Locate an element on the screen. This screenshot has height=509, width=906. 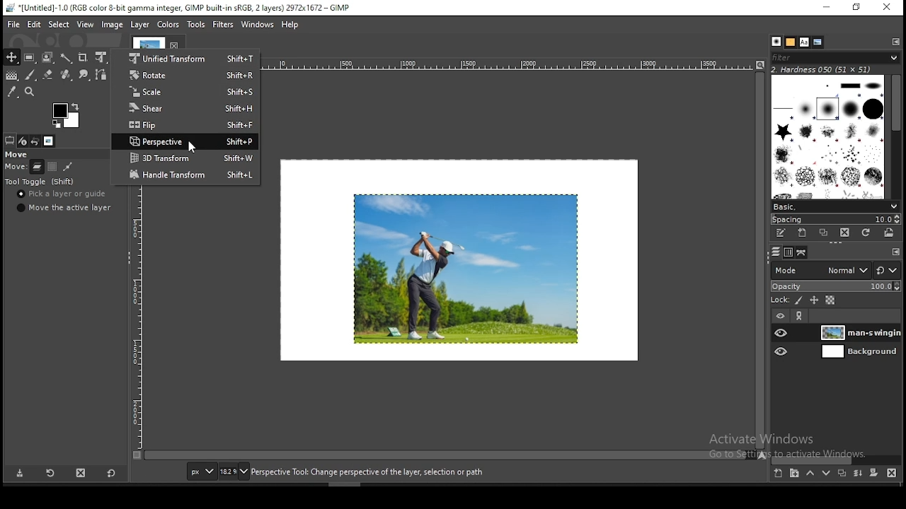
mouse pointer is located at coordinates (189, 147).